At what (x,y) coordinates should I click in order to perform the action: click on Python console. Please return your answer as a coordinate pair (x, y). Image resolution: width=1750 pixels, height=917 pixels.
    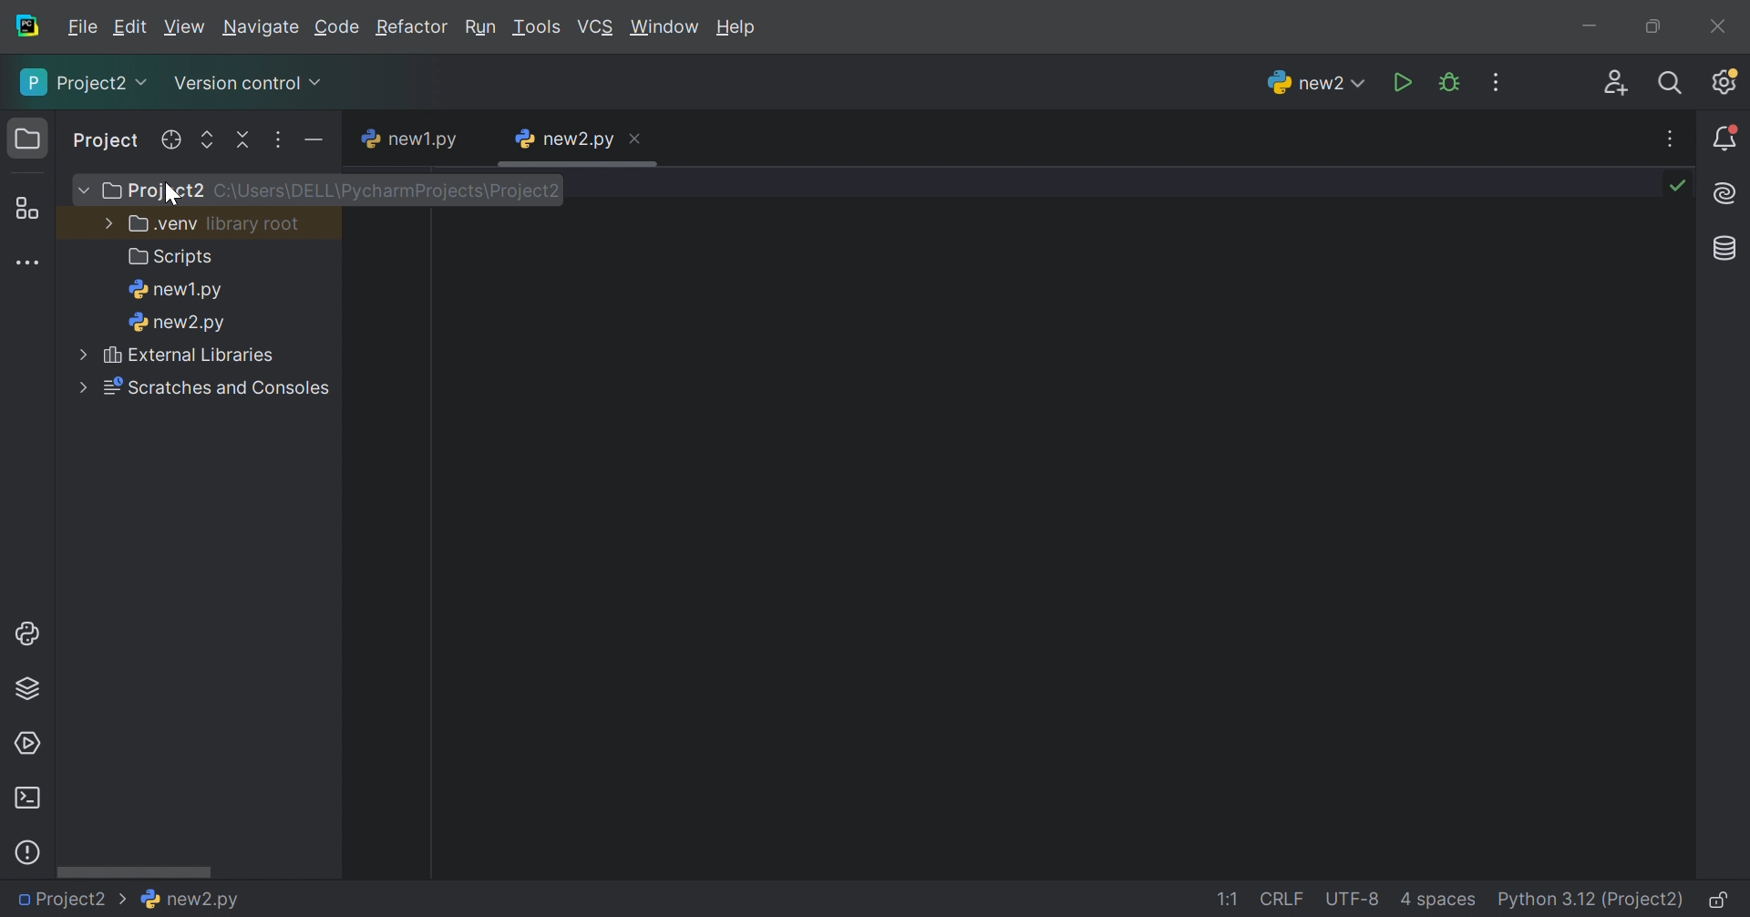
    Looking at the image, I should click on (25, 634).